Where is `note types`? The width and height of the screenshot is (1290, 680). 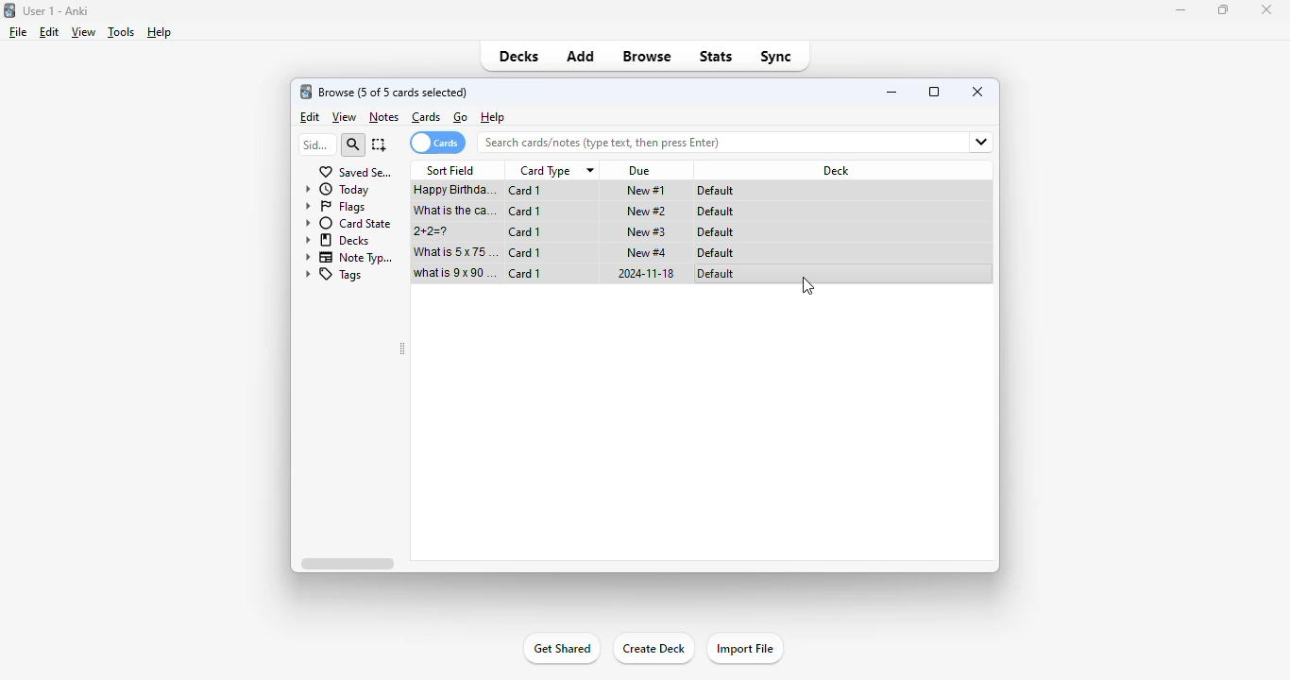 note types is located at coordinates (350, 258).